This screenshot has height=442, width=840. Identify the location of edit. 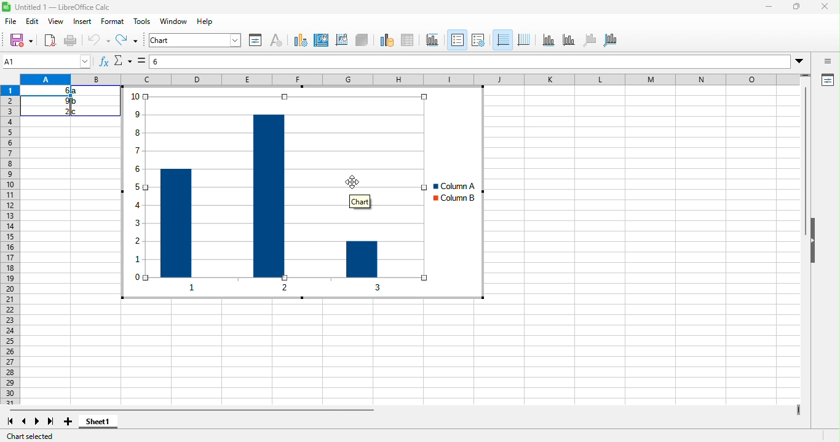
(34, 23).